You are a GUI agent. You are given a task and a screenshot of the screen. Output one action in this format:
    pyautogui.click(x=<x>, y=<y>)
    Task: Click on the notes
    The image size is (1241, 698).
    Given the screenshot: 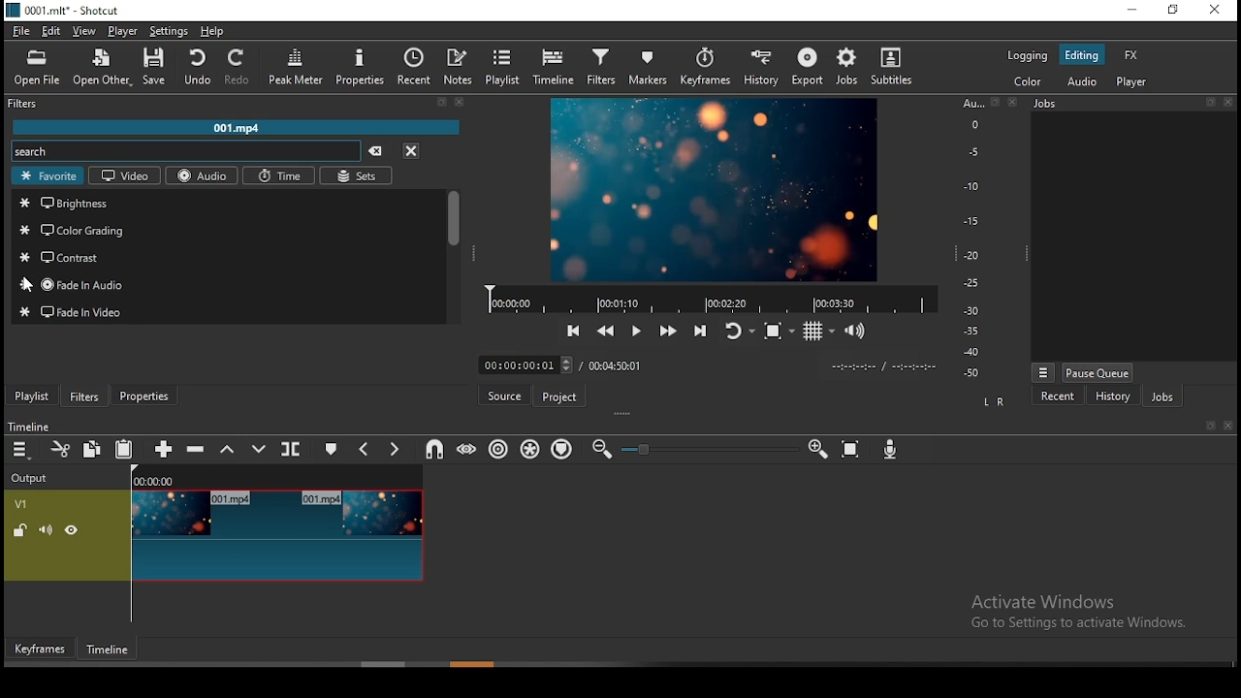 What is the action you would take?
    pyautogui.click(x=461, y=66)
    